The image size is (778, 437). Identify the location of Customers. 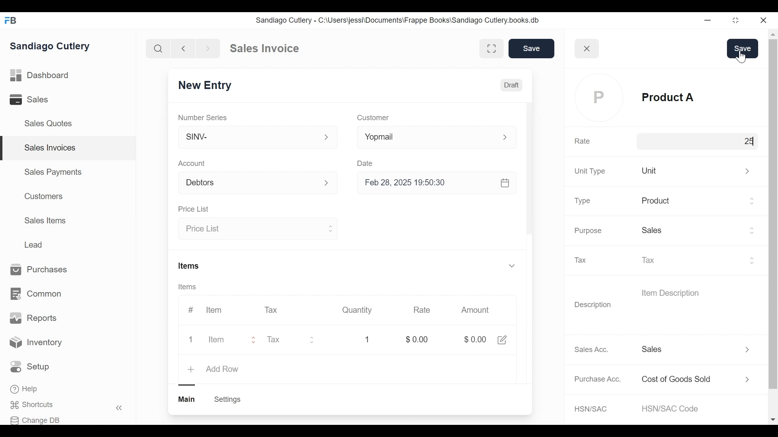
(42, 196).